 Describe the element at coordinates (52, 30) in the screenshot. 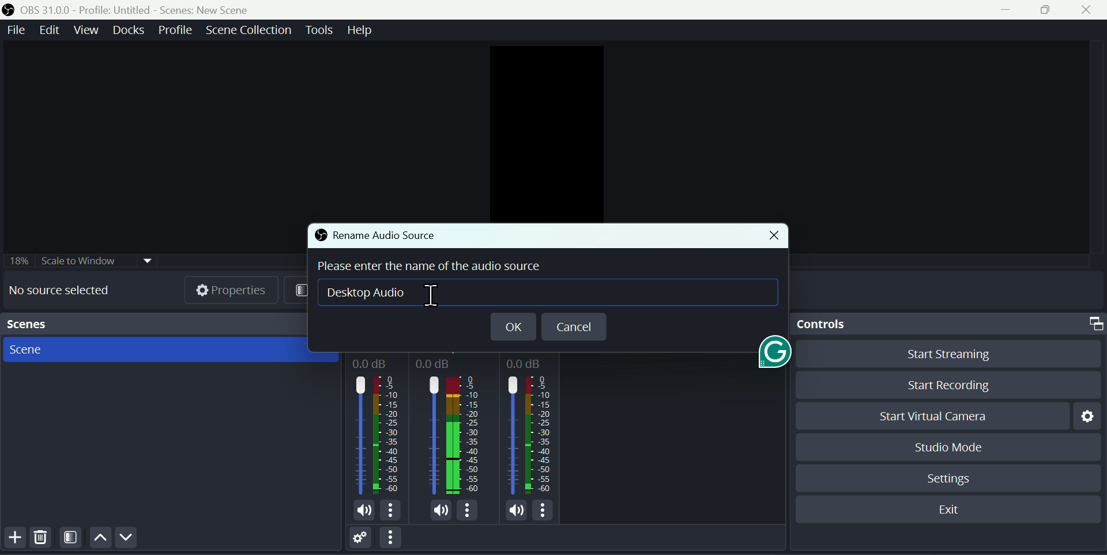

I see `Edit` at that location.